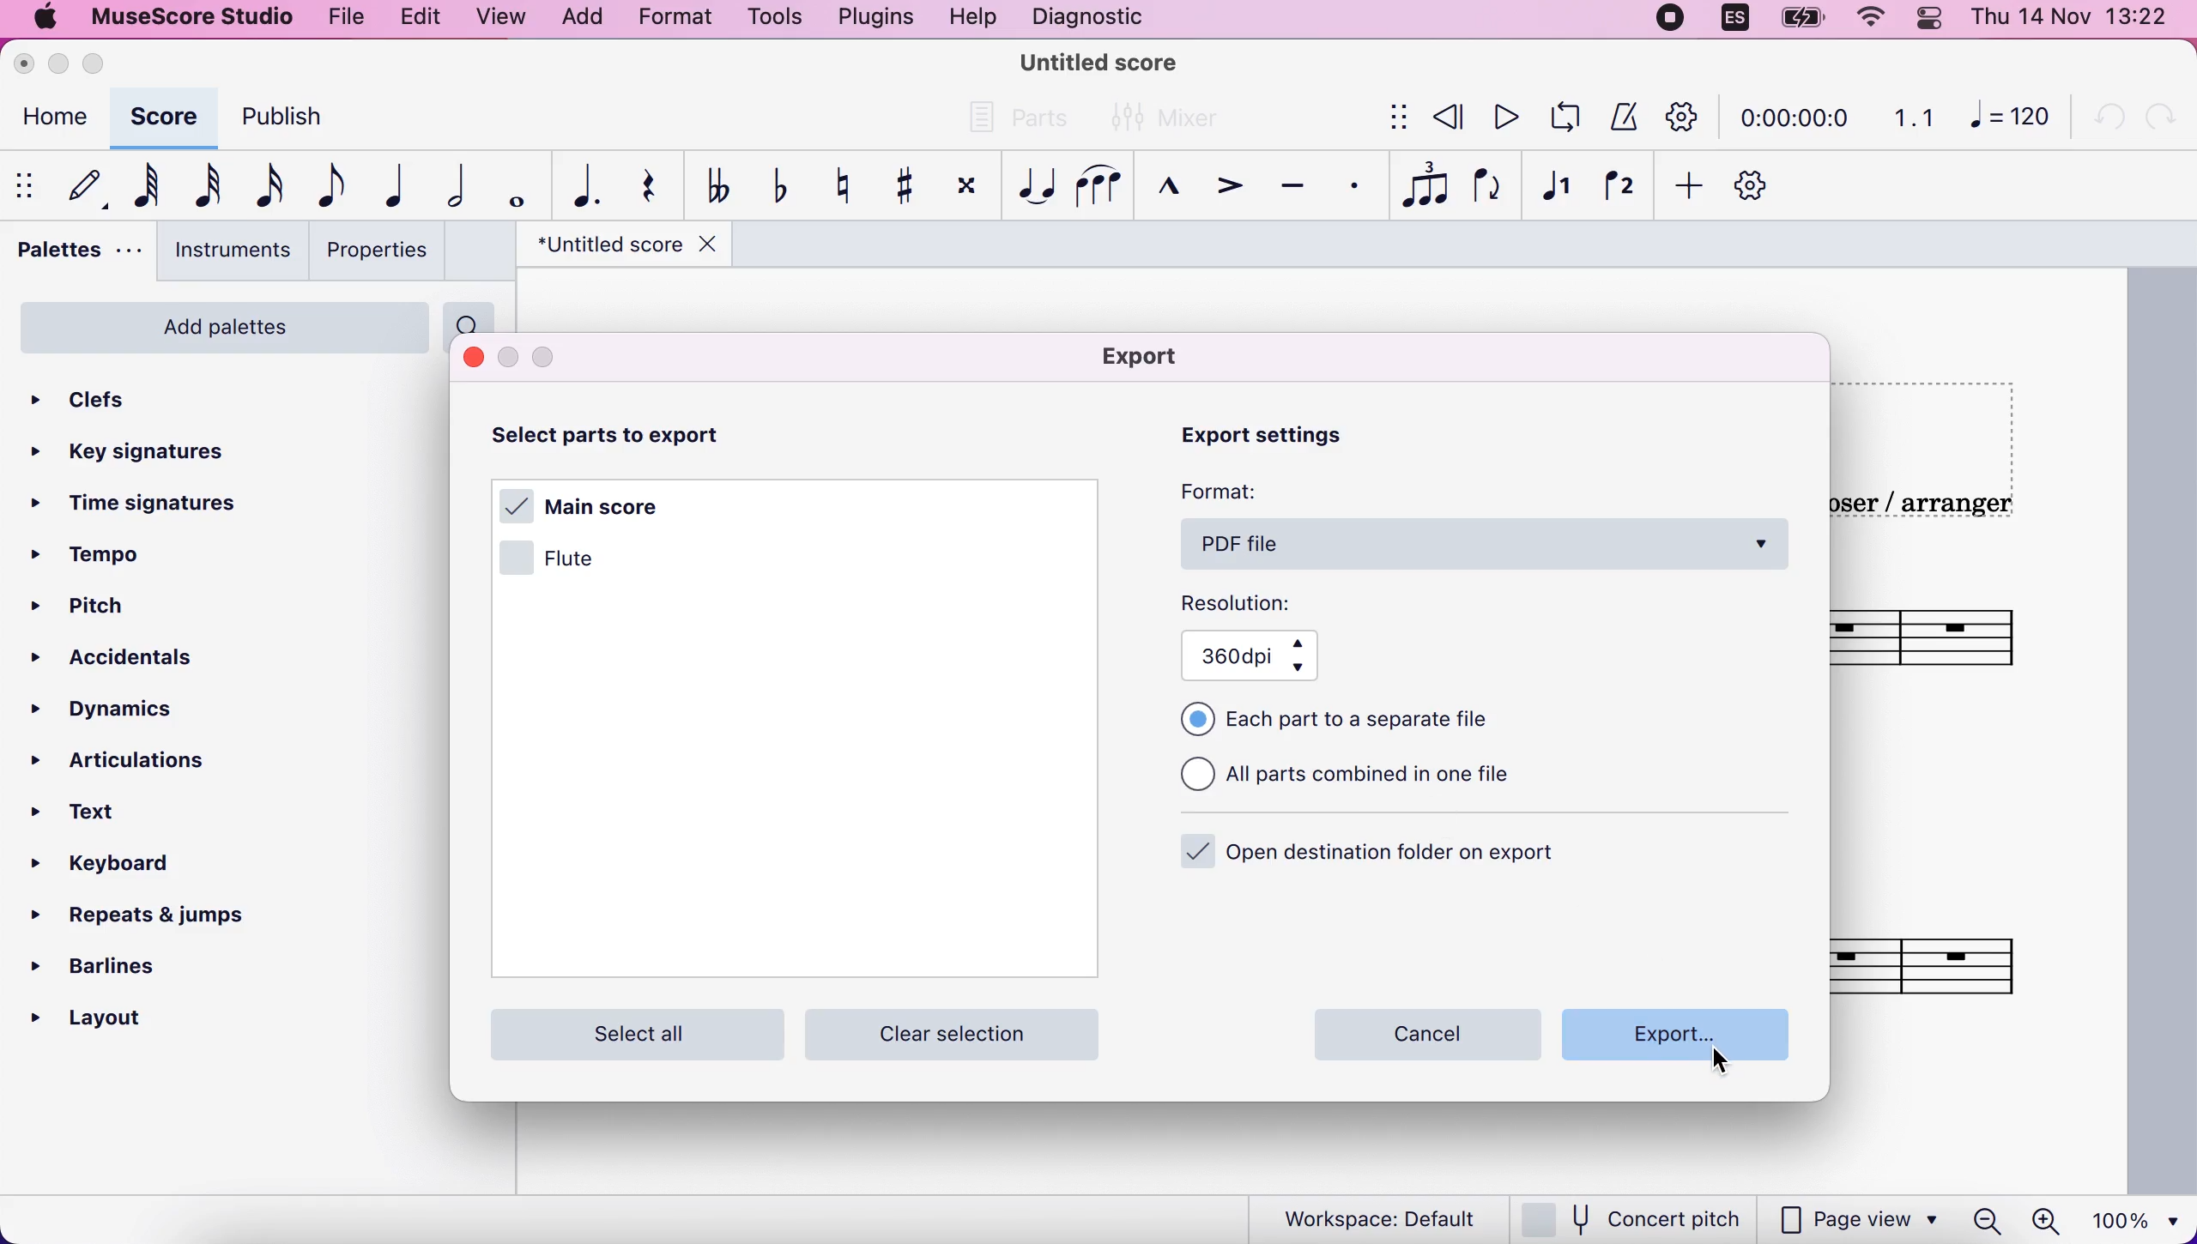 The image size is (2197, 1244). I want to click on tools, so click(767, 21).